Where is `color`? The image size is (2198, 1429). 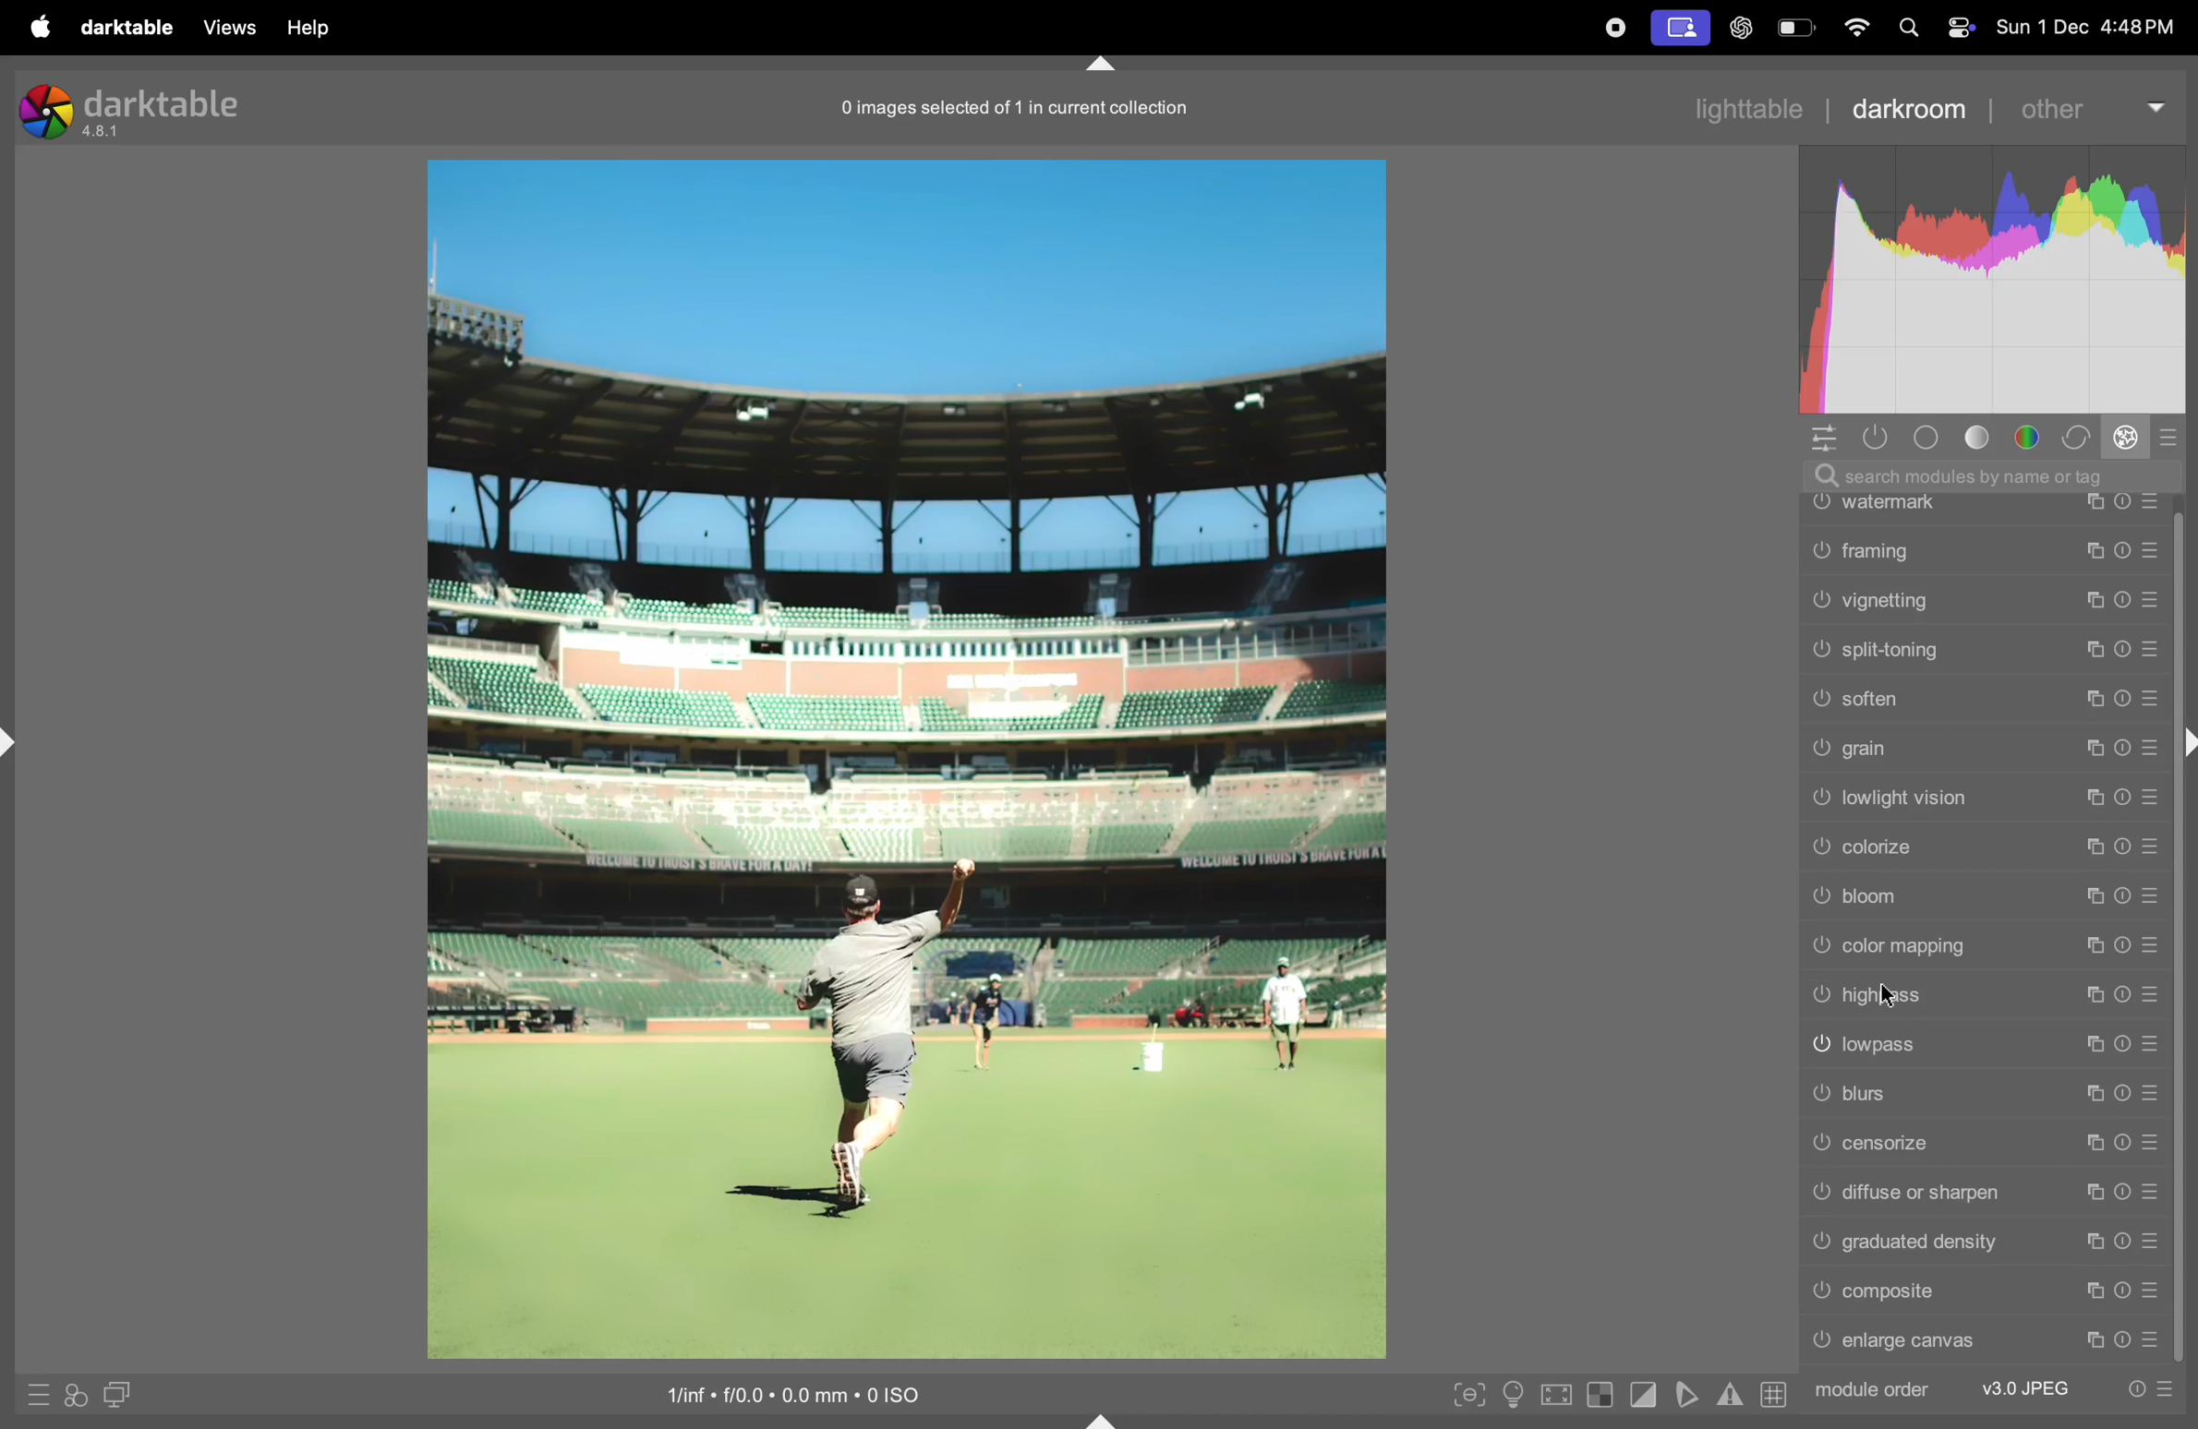 color is located at coordinates (2034, 436).